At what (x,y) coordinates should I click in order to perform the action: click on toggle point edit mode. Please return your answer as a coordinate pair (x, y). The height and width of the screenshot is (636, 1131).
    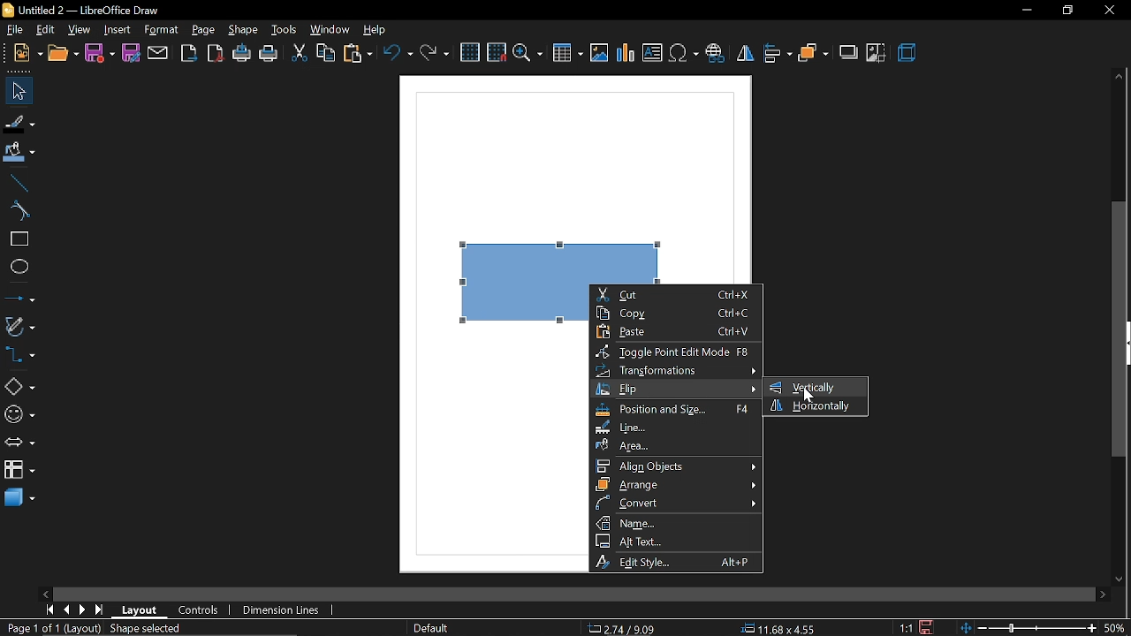
    Looking at the image, I should click on (677, 352).